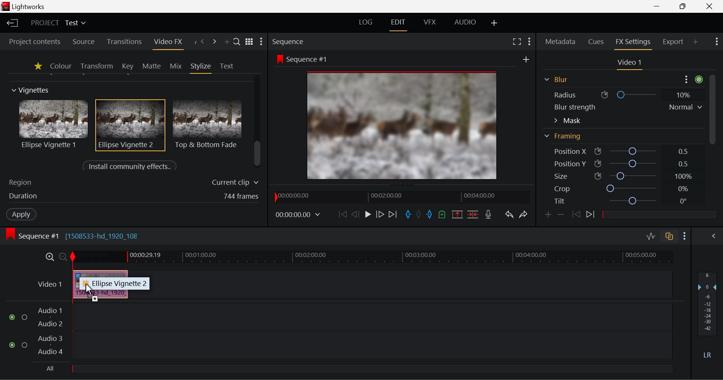 Image resolution: width=723 pixels, height=380 pixels. Describe the element at coordinates (152, 66) in the screenshot. I see `Matte` at that location.